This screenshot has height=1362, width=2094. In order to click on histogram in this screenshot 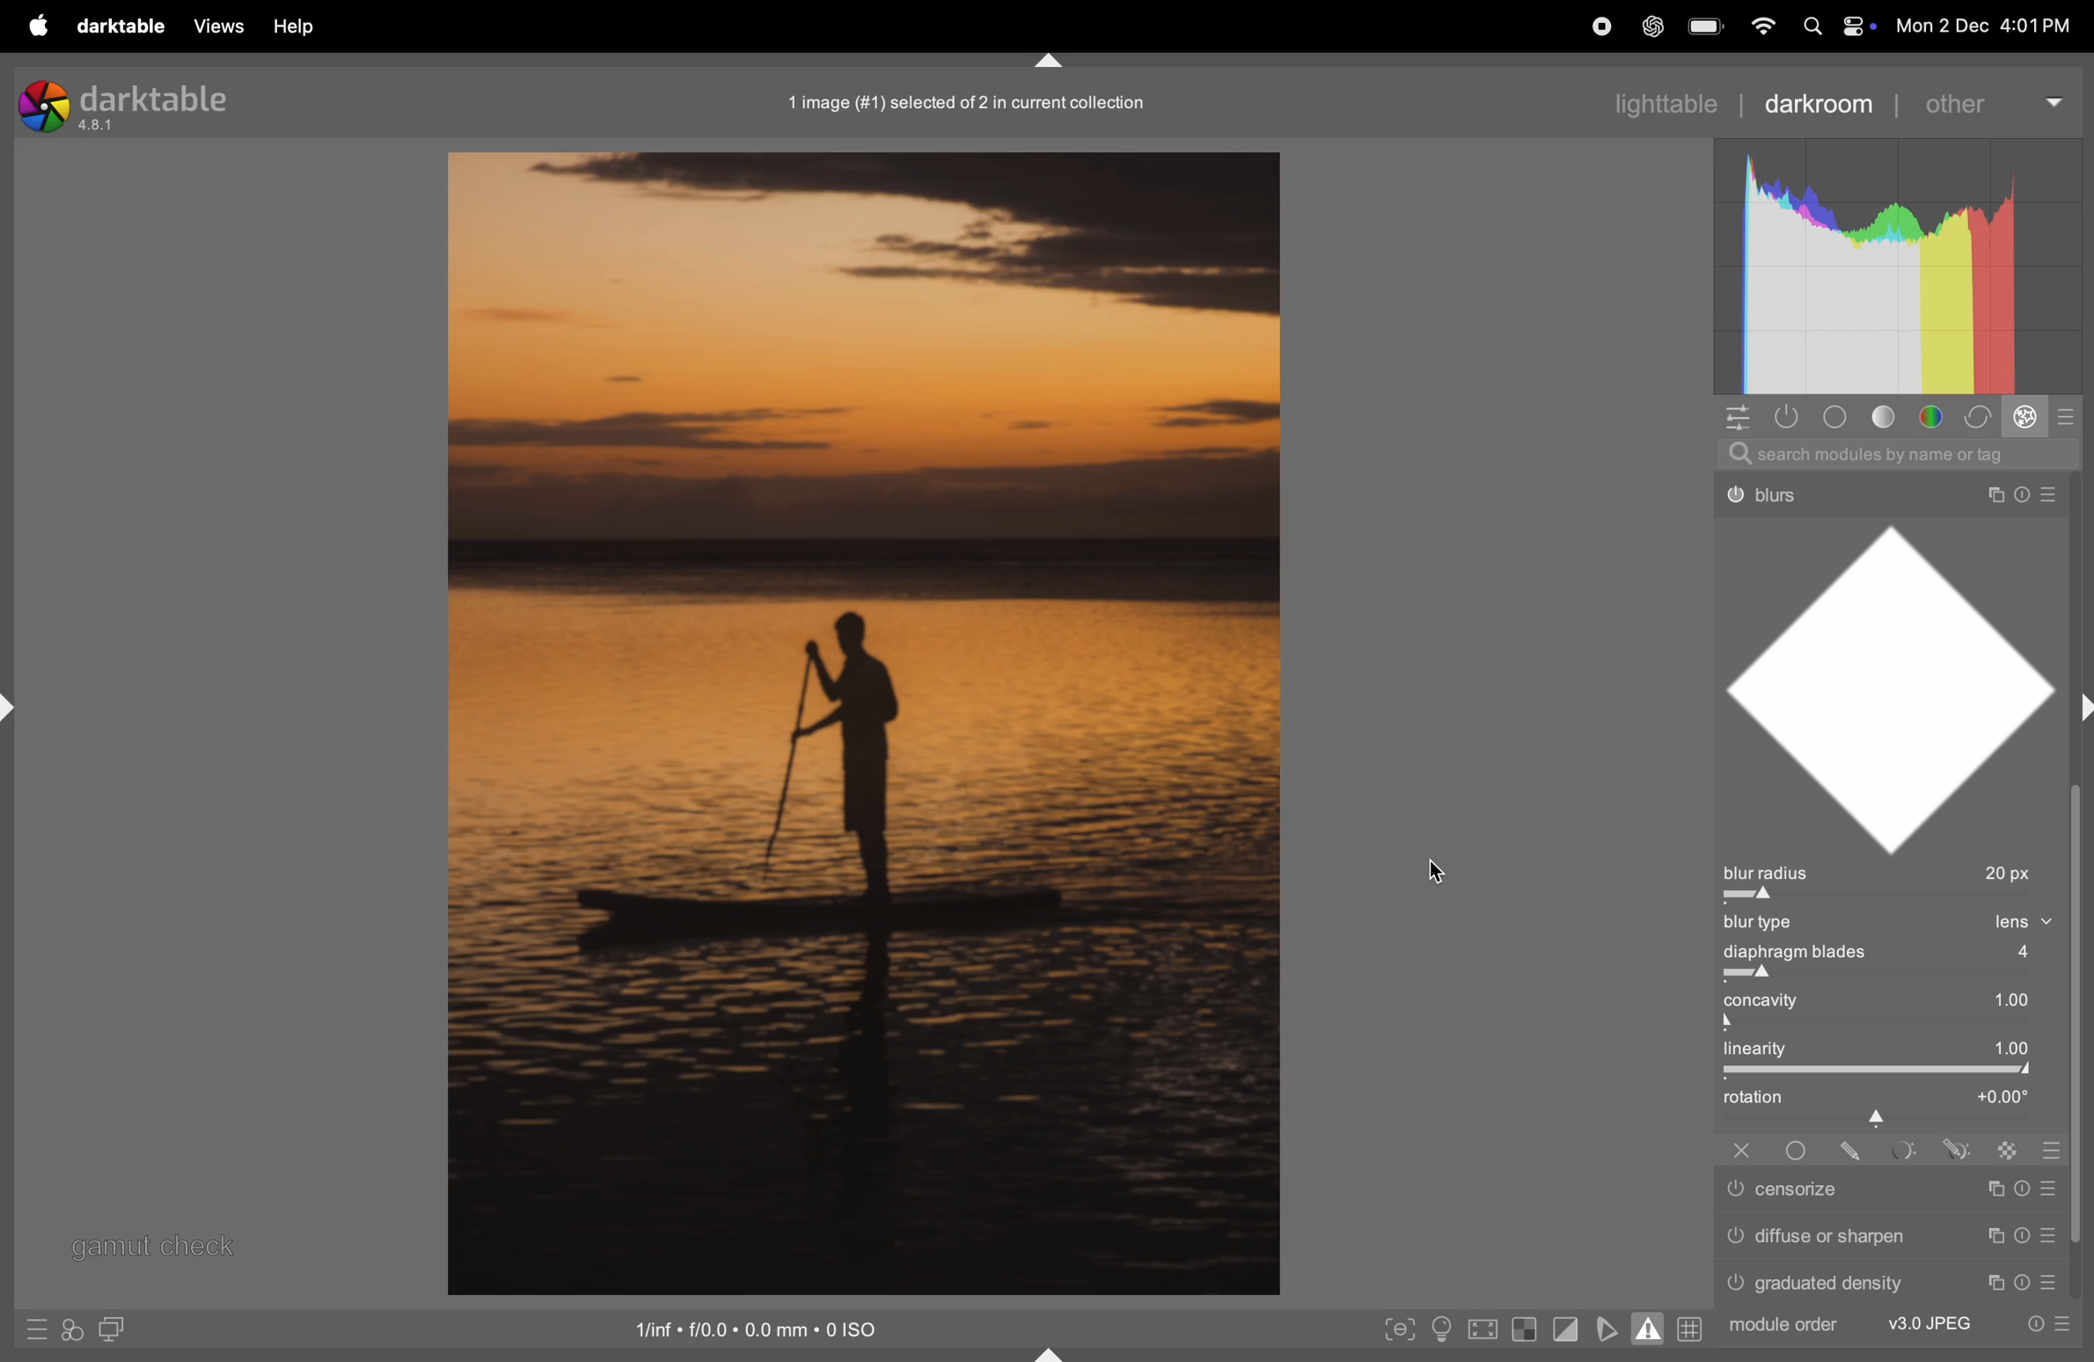, I will do `click(1895, 268)`.